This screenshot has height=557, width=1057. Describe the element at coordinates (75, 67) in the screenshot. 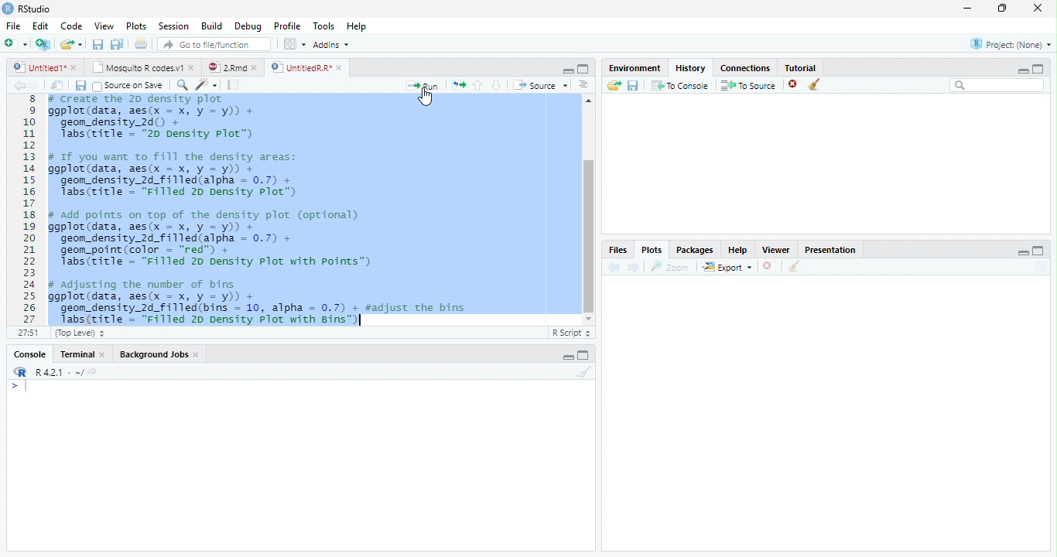

I see `close` at that location.